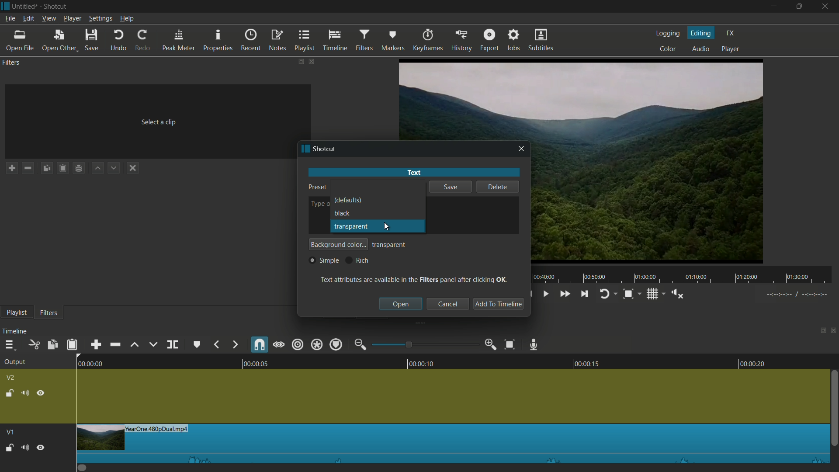  Describe the element at coordinates (756, 363) in the screenshot. I see `00:00:20` at that location.